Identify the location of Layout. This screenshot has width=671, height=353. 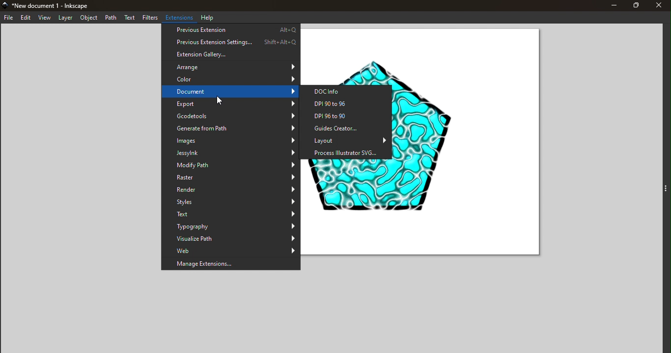
(348, 141).